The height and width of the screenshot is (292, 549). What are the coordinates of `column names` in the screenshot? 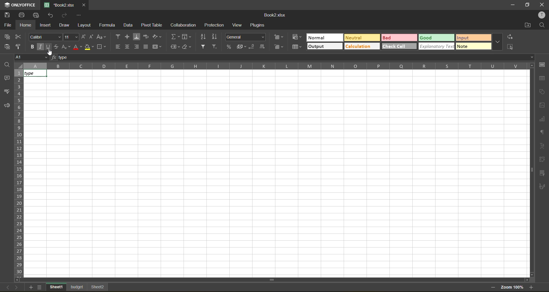 It's located at (273, 65).